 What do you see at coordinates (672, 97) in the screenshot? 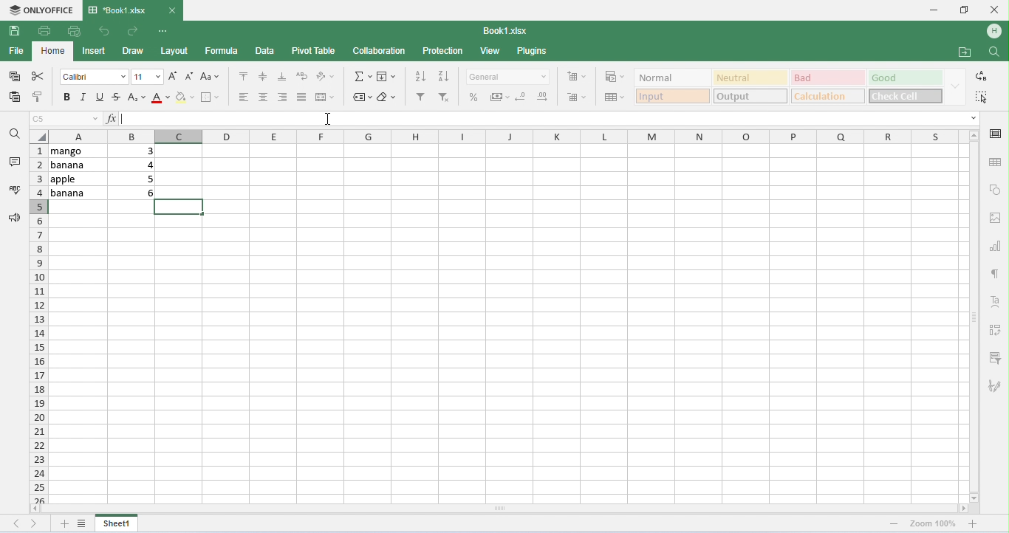
I see `input` at bounding box center [672, 97].